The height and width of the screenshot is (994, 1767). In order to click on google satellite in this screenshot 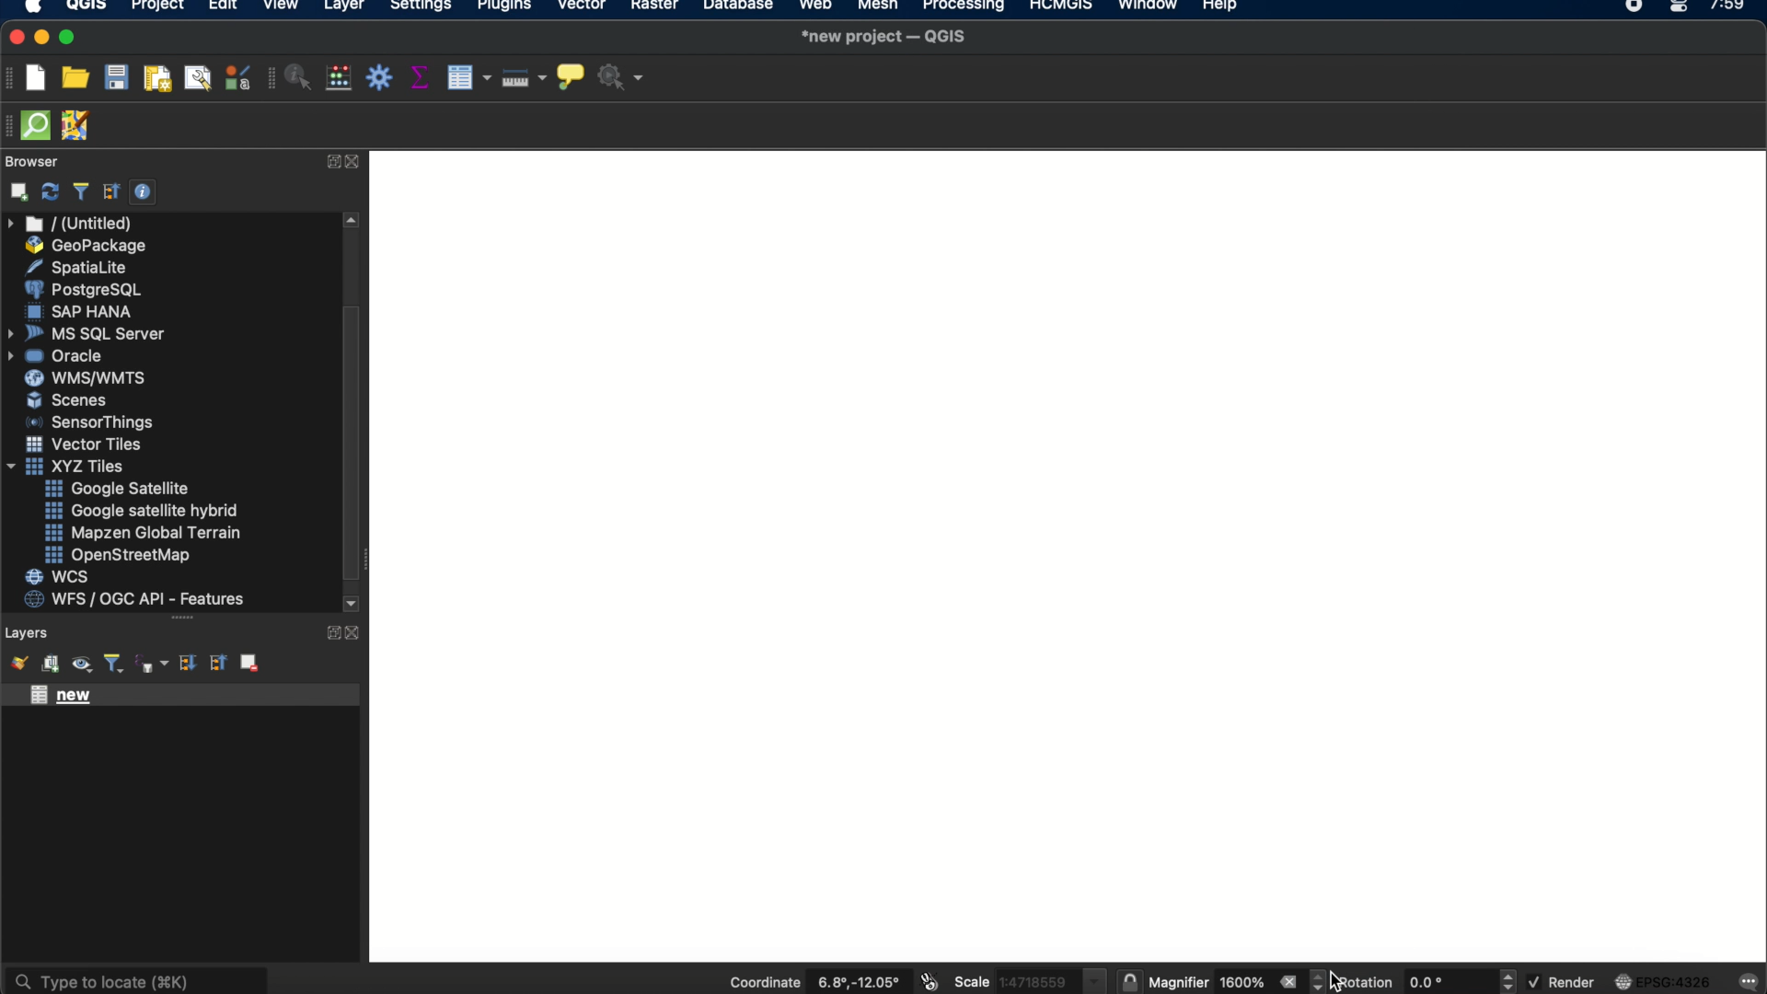, I will do `click(119, 489)`.